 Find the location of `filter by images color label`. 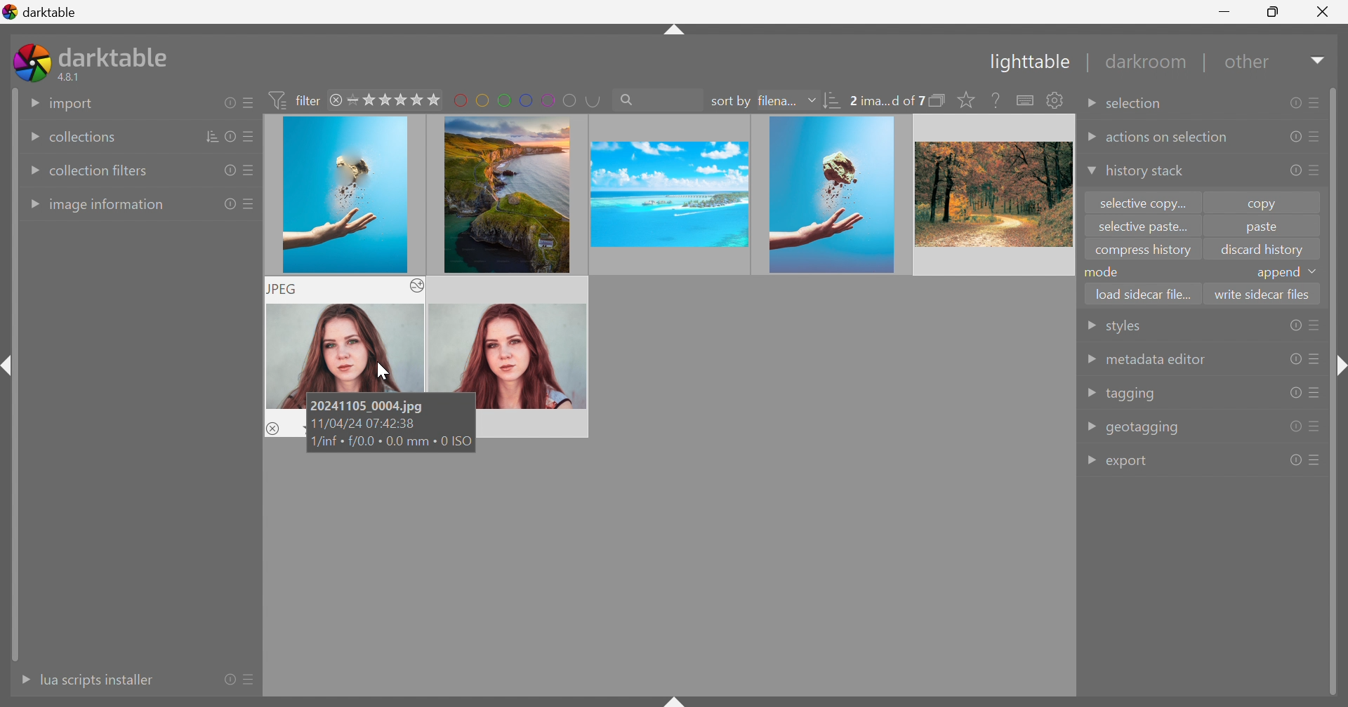

filter by images color label is located at coordinates (527, 99).